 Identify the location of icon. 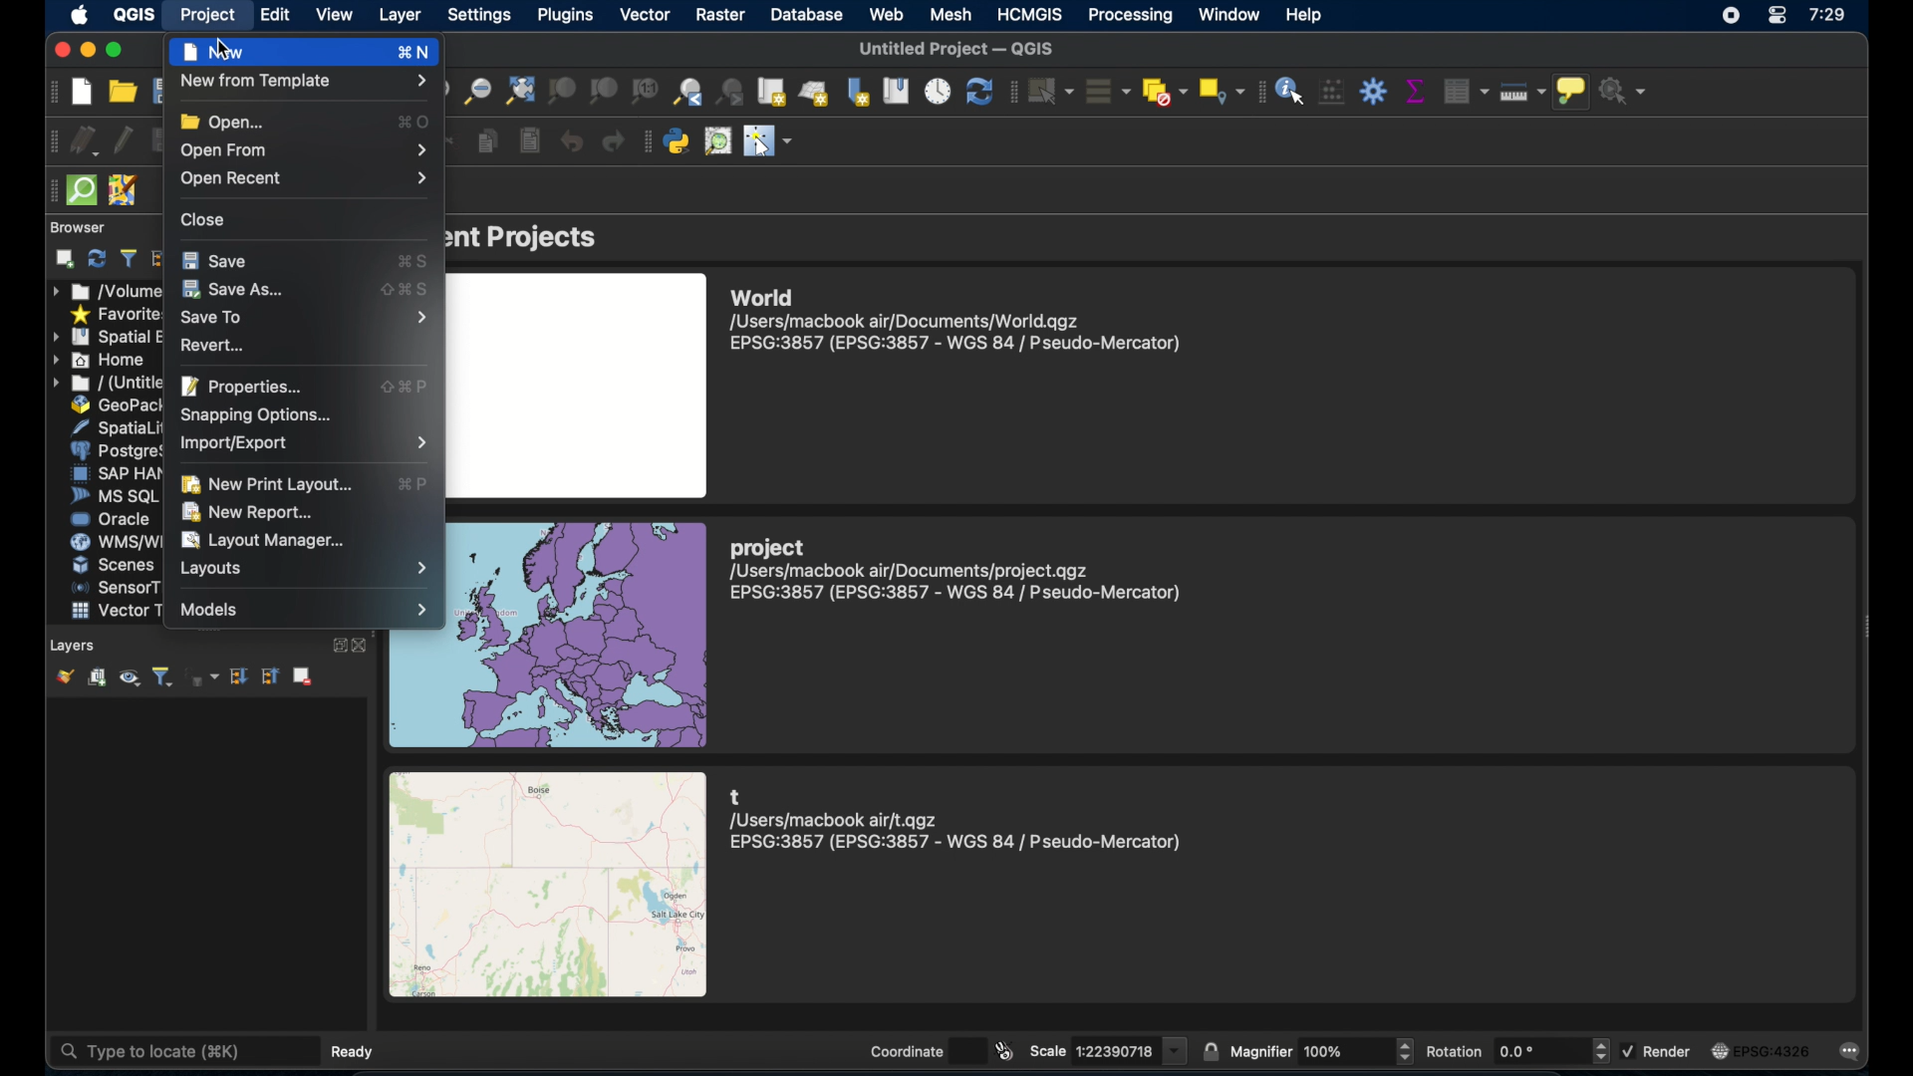
(81, 472).